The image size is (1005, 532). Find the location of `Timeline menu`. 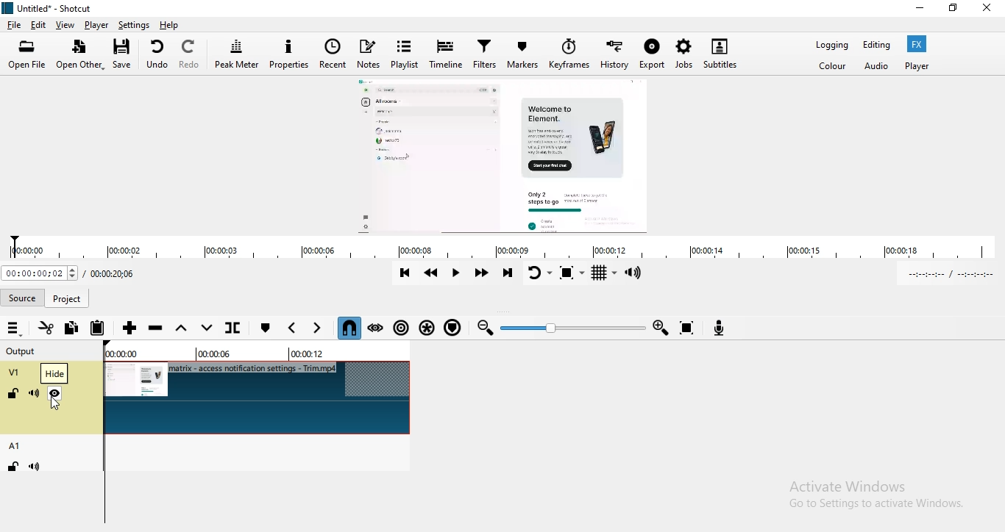

Timeline menu is located at coordinates (14, 328).